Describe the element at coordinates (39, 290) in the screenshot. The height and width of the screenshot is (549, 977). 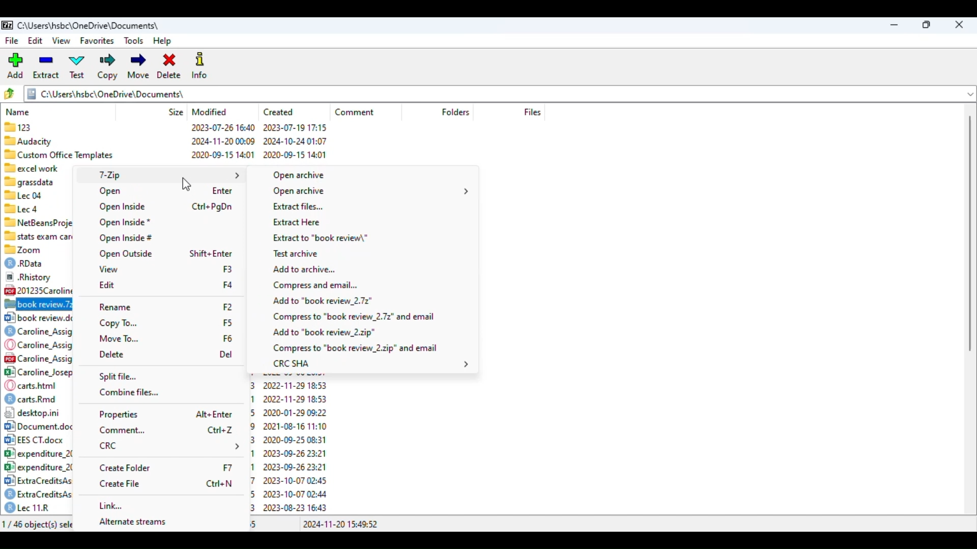
I see `@201235Carolineloseph3... 854886 2020-10-09 19:02 2020-10-09 19:05` at that location.